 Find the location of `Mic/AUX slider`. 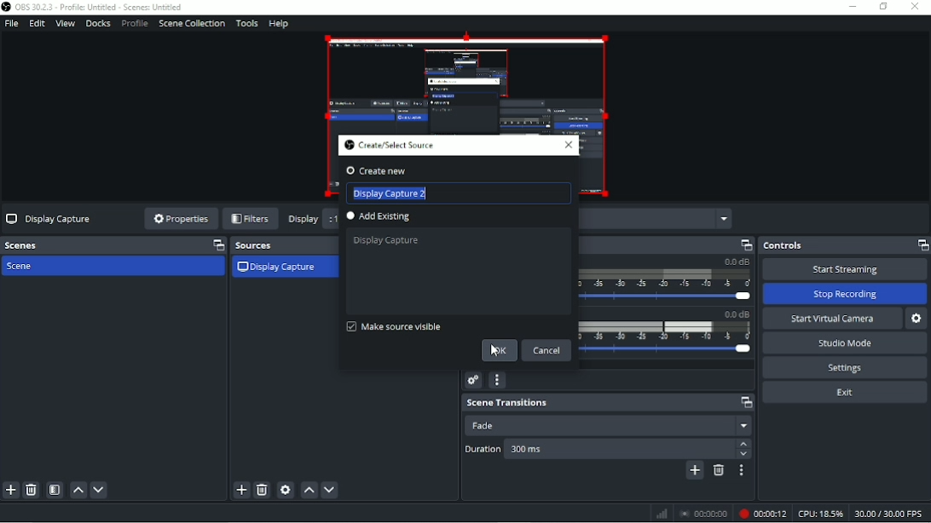

Mic/AUX slider is located at coordinates (668, 335).